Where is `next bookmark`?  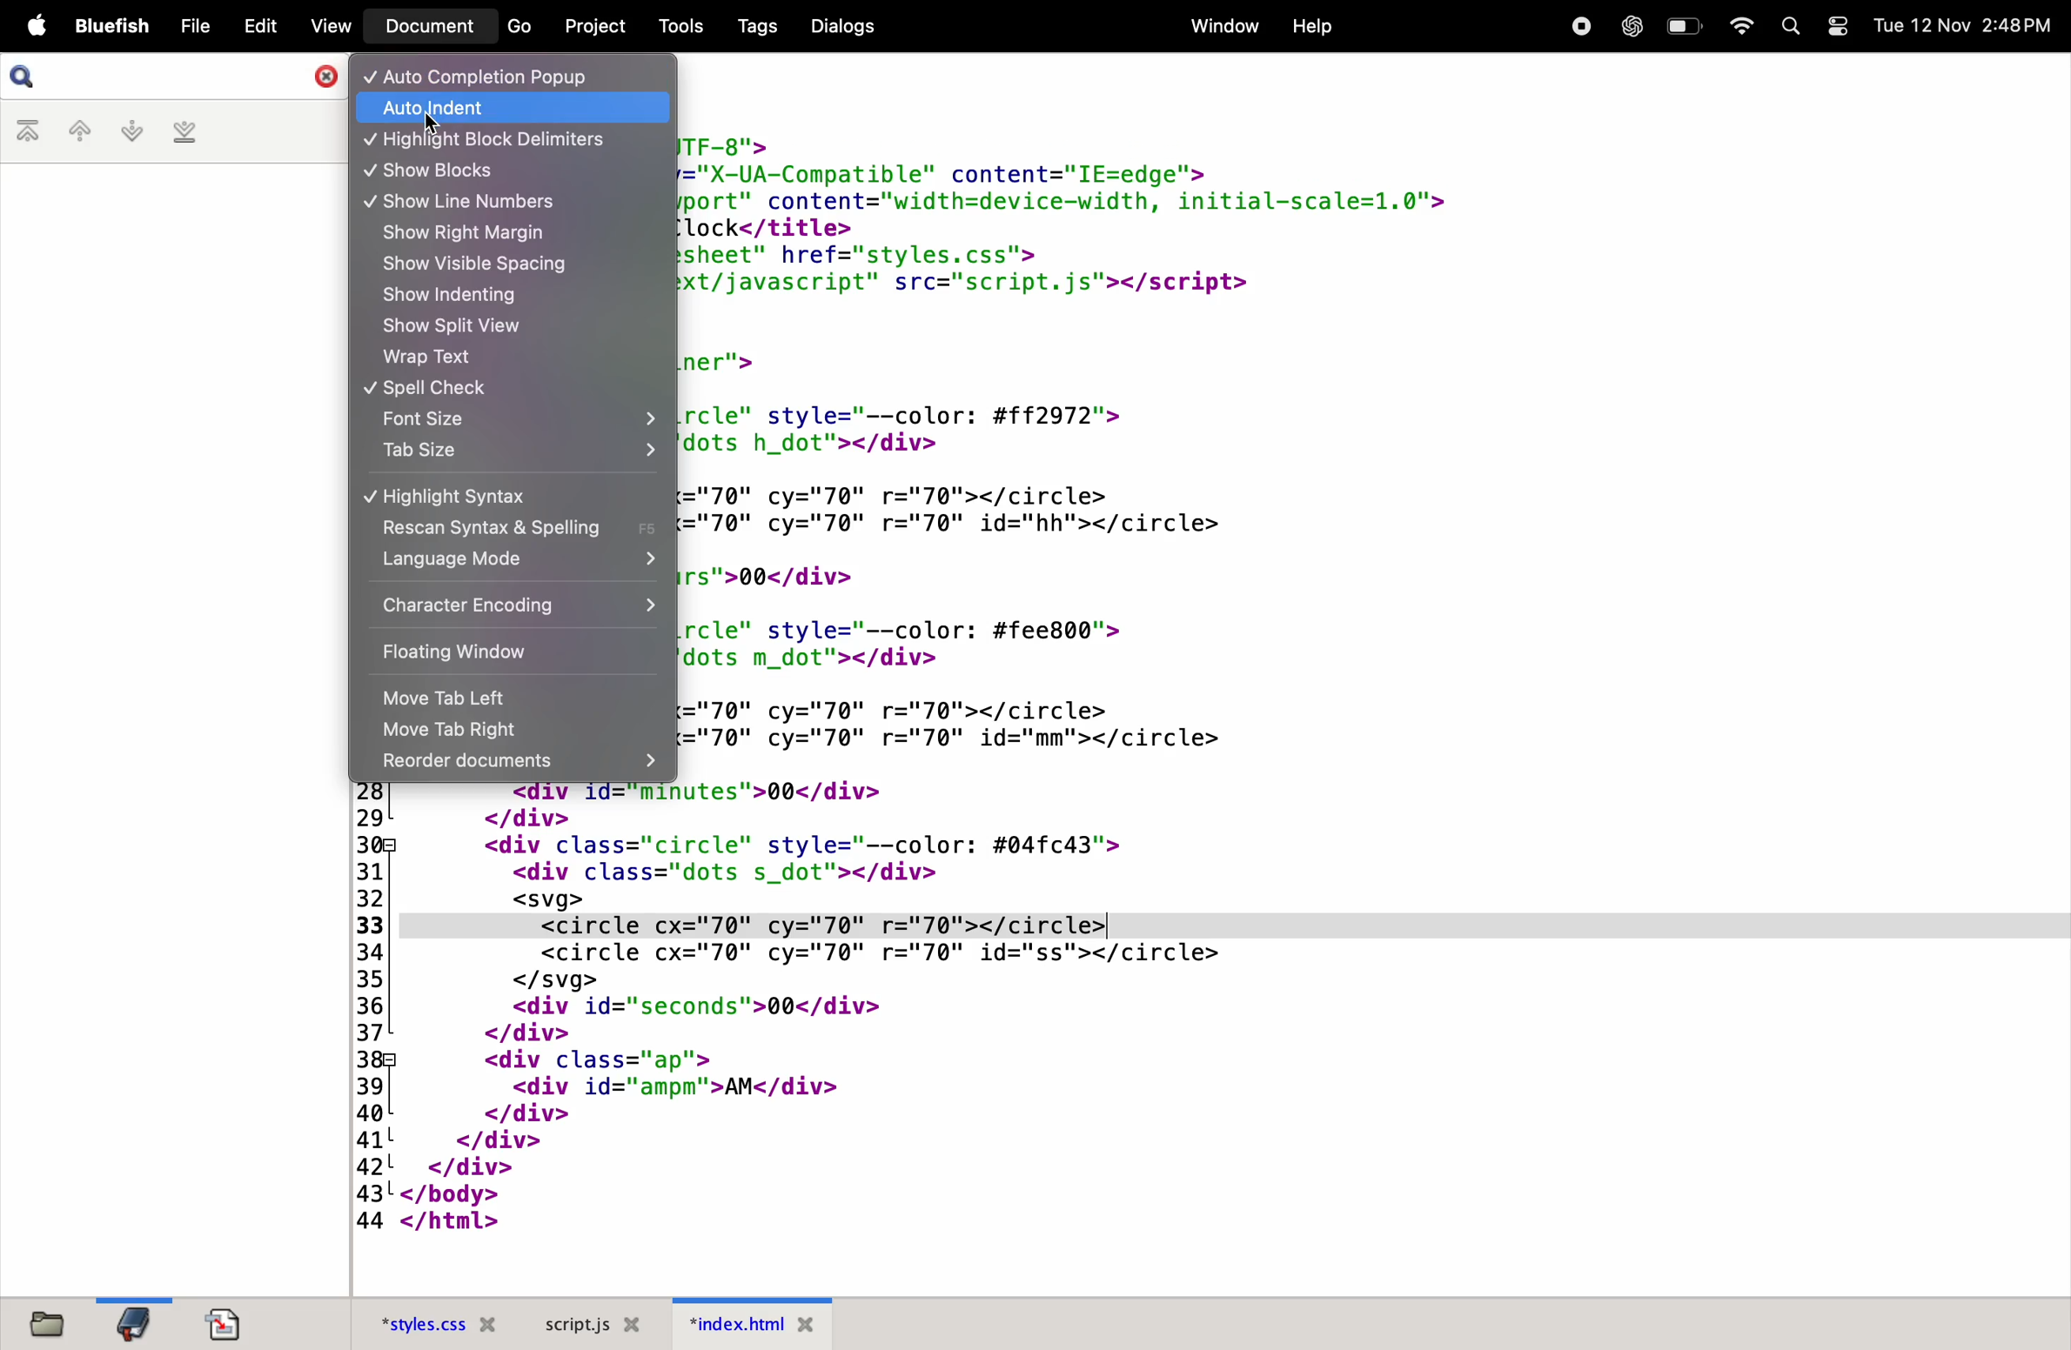
next bookmark is located at coordinates (134, 130).